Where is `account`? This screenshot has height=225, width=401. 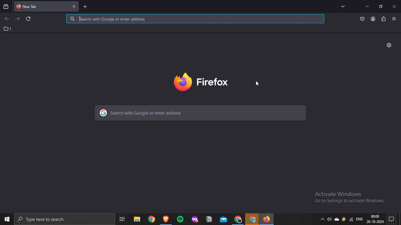
account is located at coordinates (373, 19).